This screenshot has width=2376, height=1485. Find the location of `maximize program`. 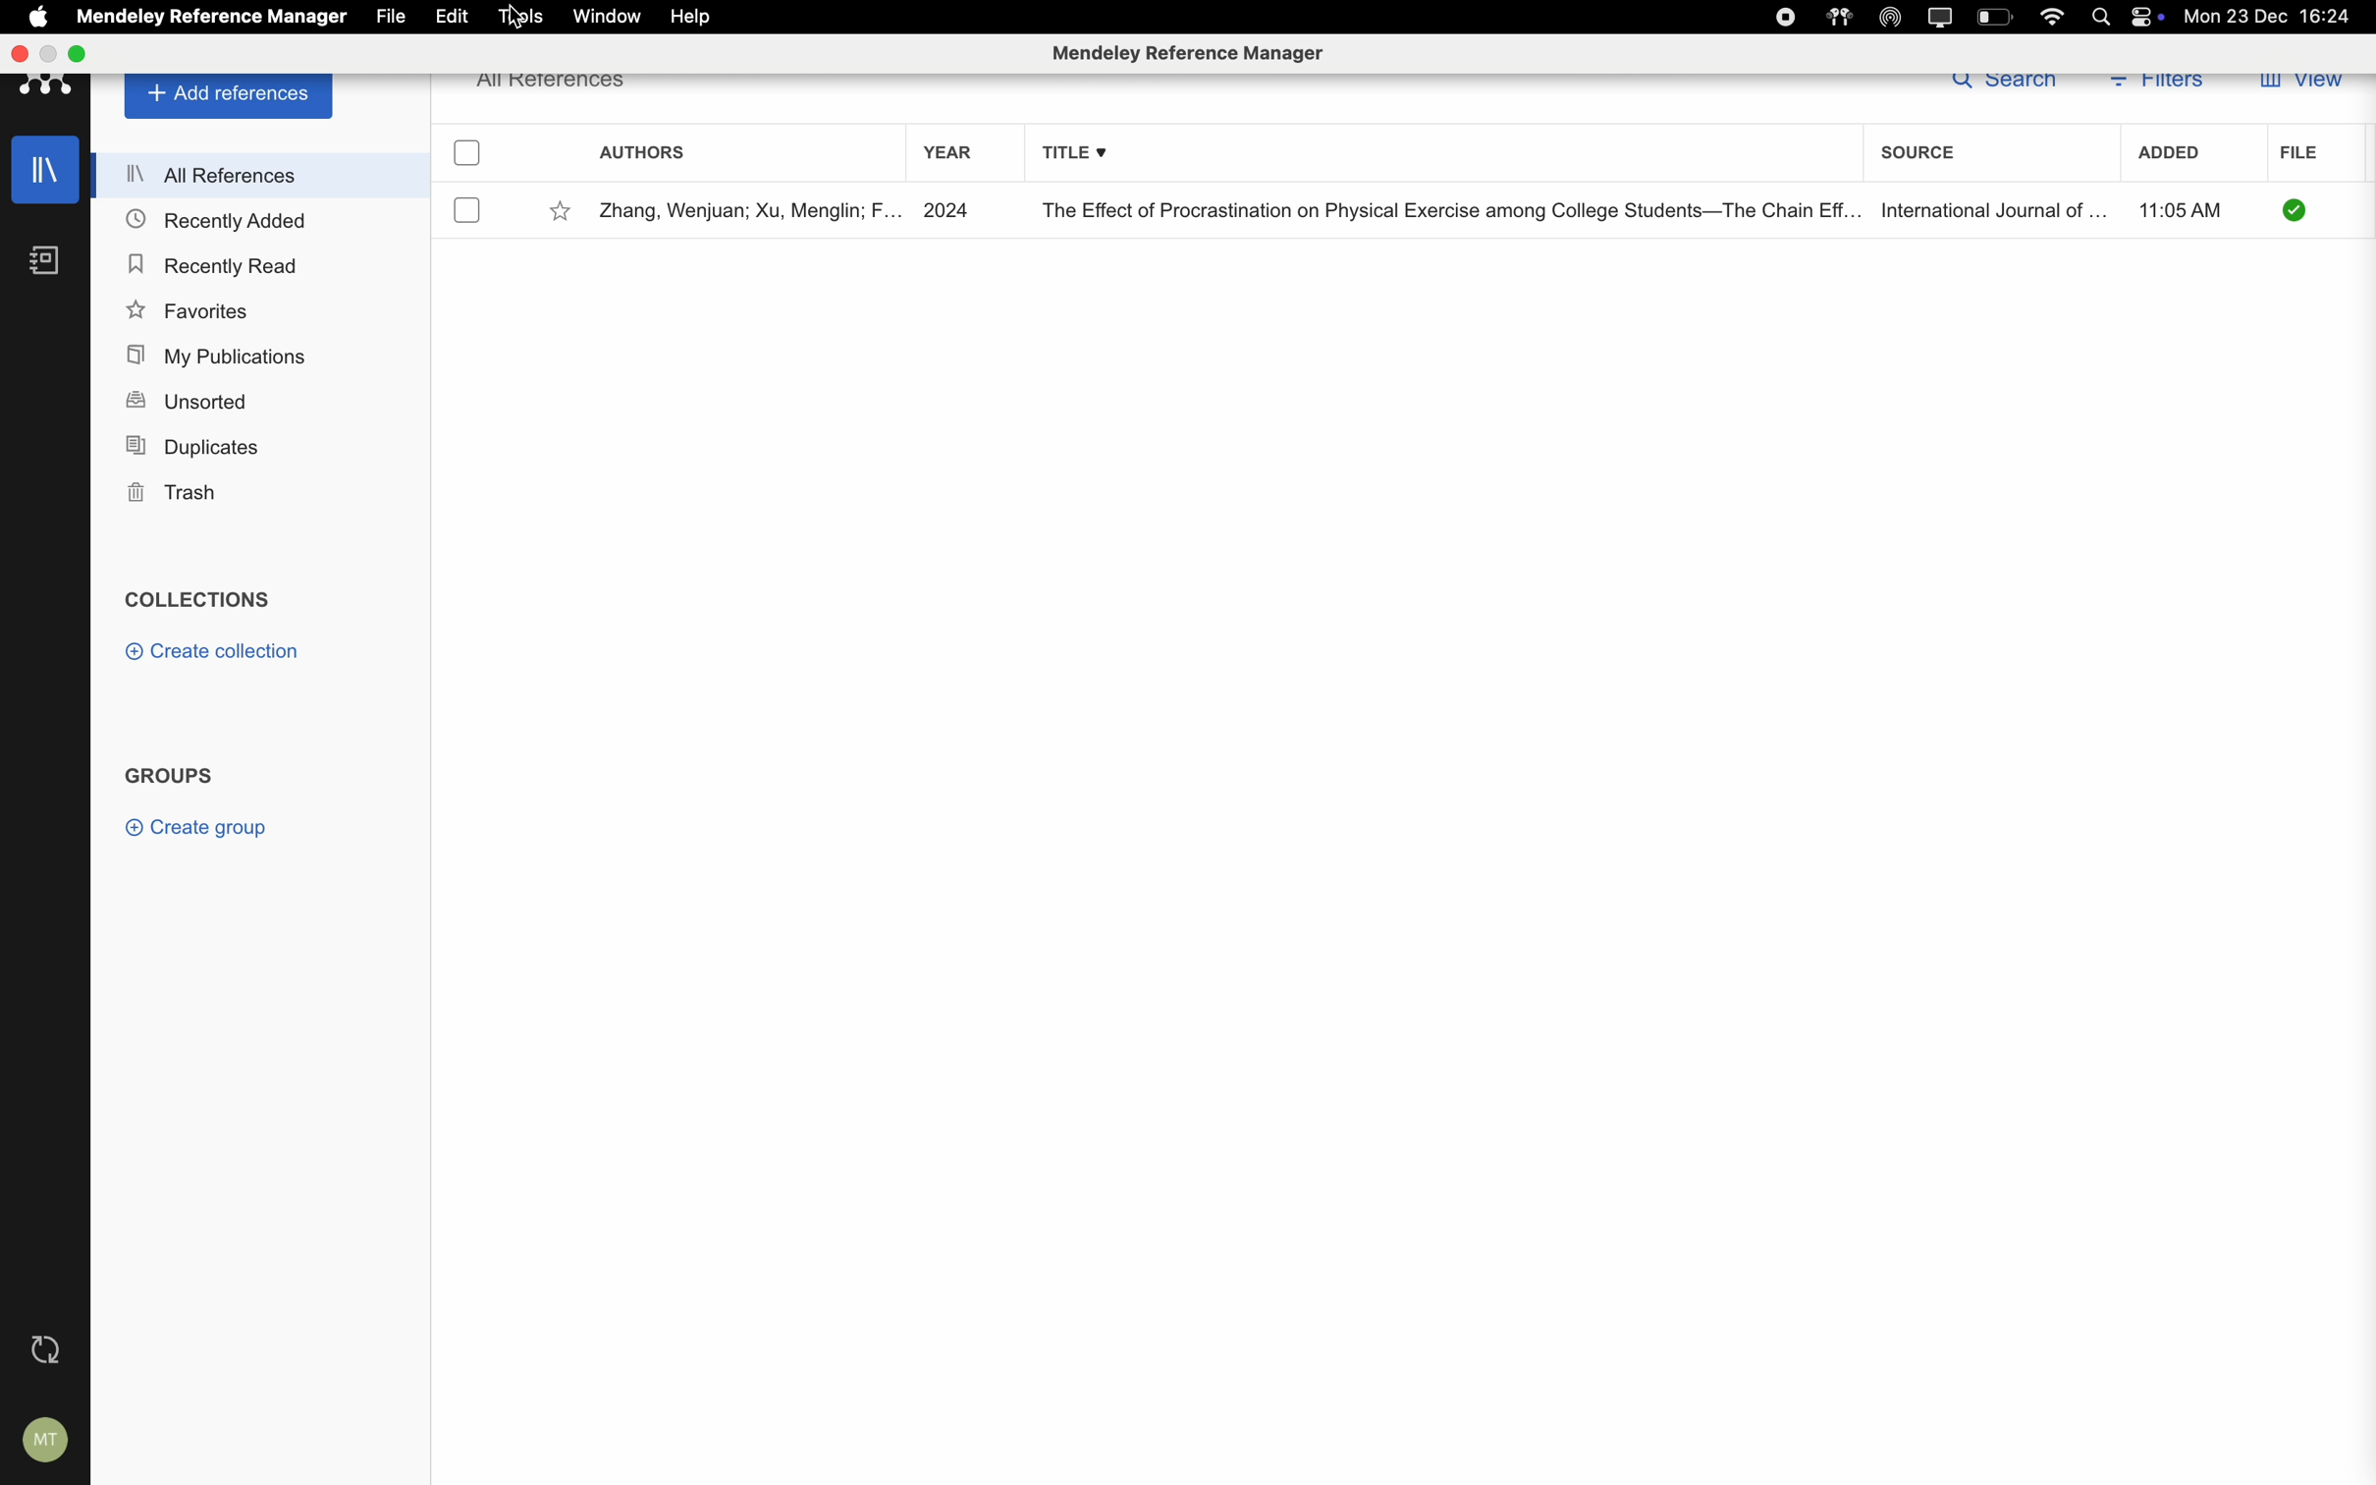

maximize program is located at coordinates (76, 53).